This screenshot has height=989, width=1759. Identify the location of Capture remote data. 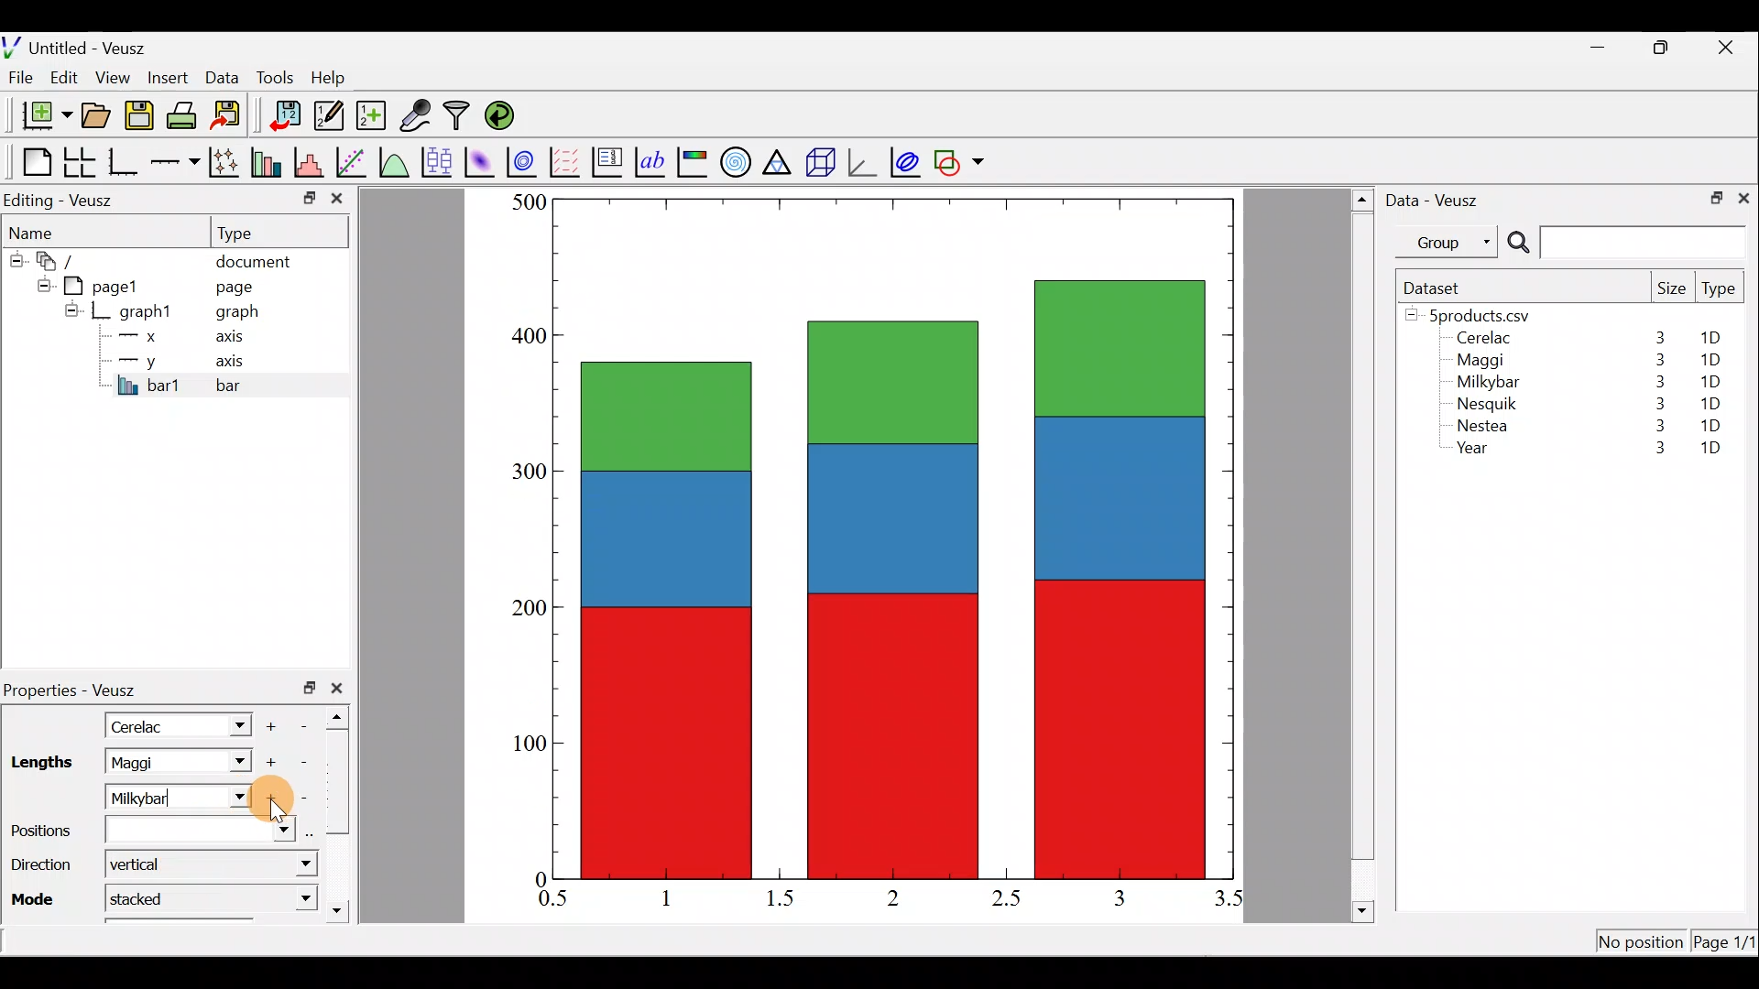
(417, 116).